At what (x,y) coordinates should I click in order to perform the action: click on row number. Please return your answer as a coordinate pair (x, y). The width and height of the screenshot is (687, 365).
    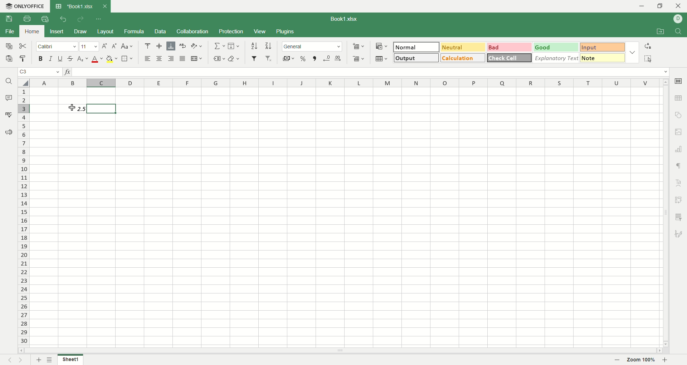
    Looking at the image, I should click on (24, 216).